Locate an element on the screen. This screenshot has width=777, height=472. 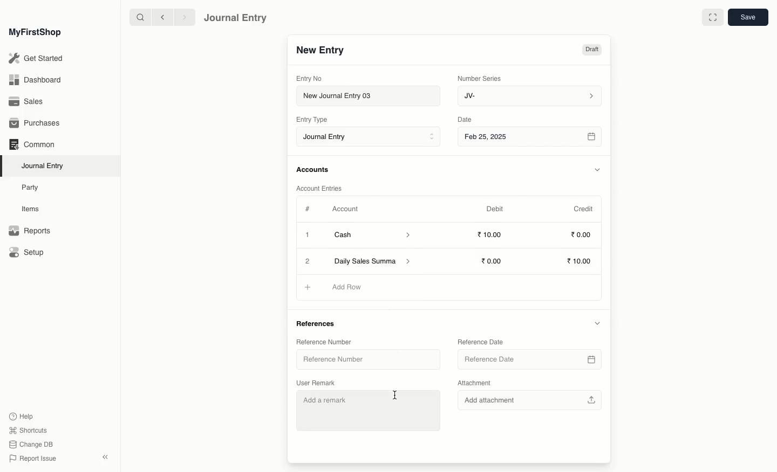
Reports is located at coordinates (29, 231).